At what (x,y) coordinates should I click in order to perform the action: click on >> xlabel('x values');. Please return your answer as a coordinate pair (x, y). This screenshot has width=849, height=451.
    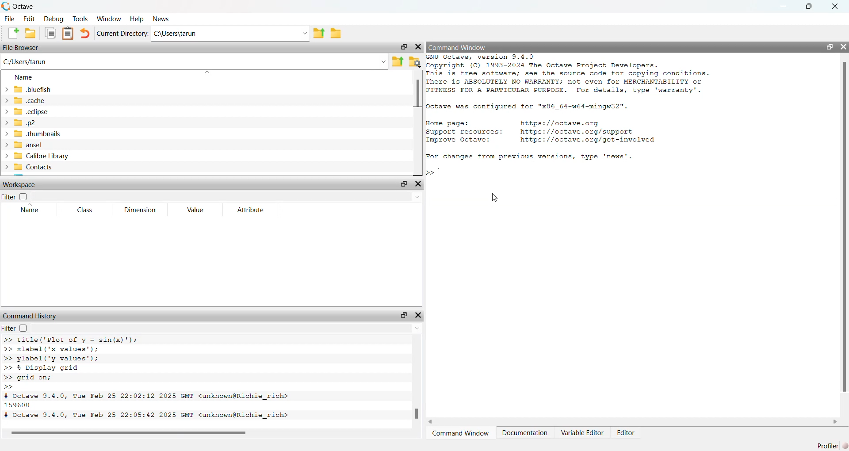
    Looking at the image, I should click on (54, 349).